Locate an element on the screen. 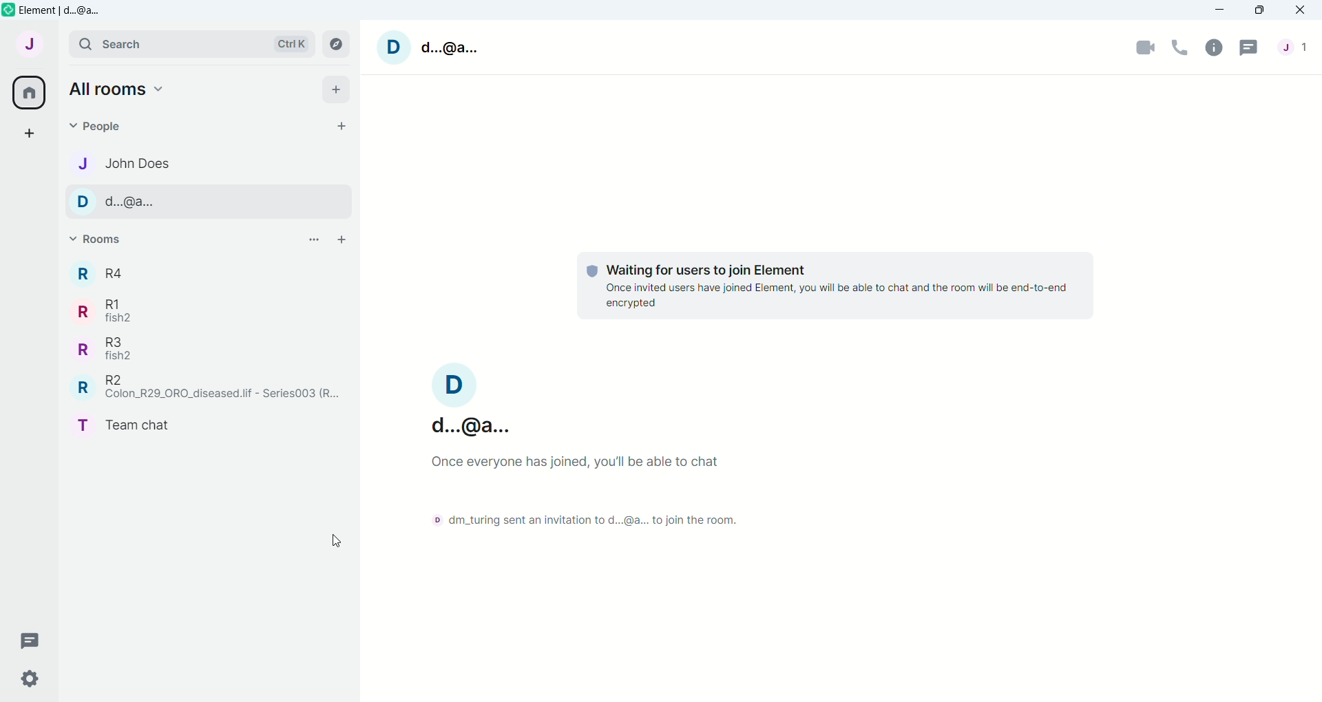 The width and height of the screenshot is (1322, 702). Start chat is located at coordinates (342, 125).